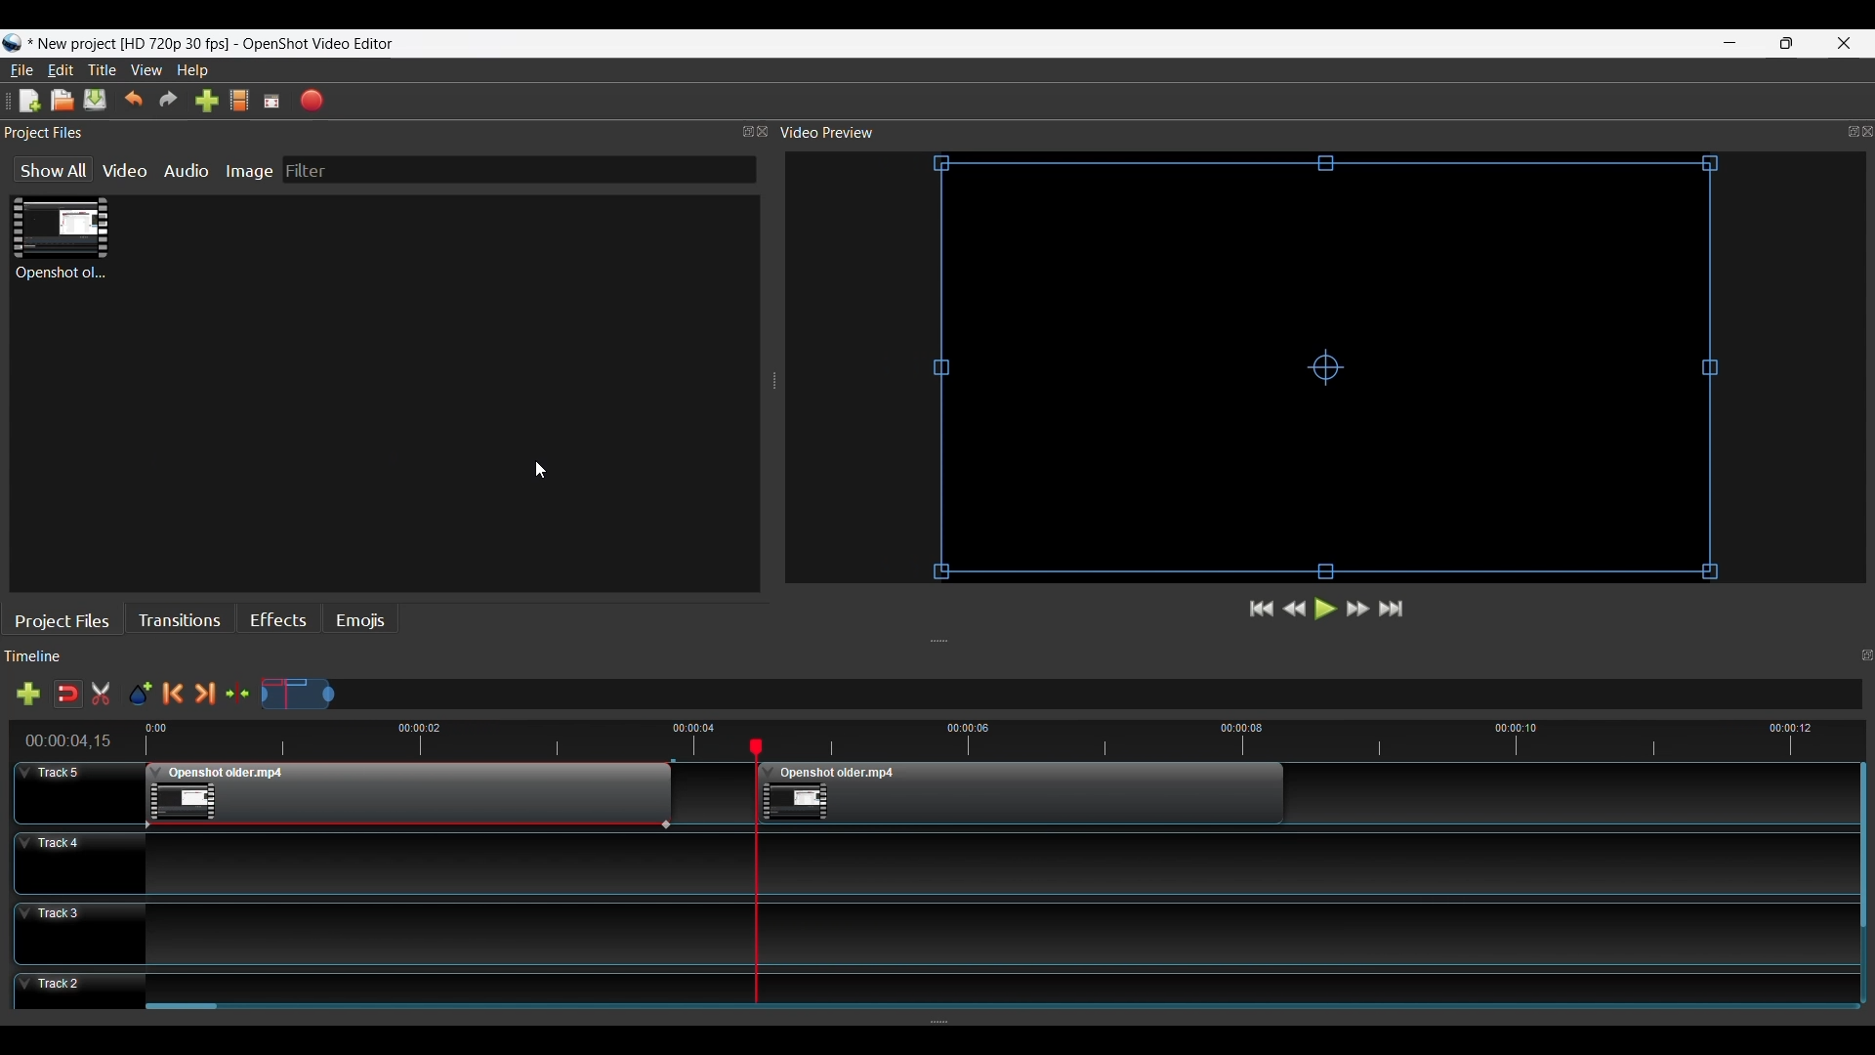  What do you see at coordinates (991, 862) in the screenshot?
I see `Track Panel` at bounding box center [991, 862].